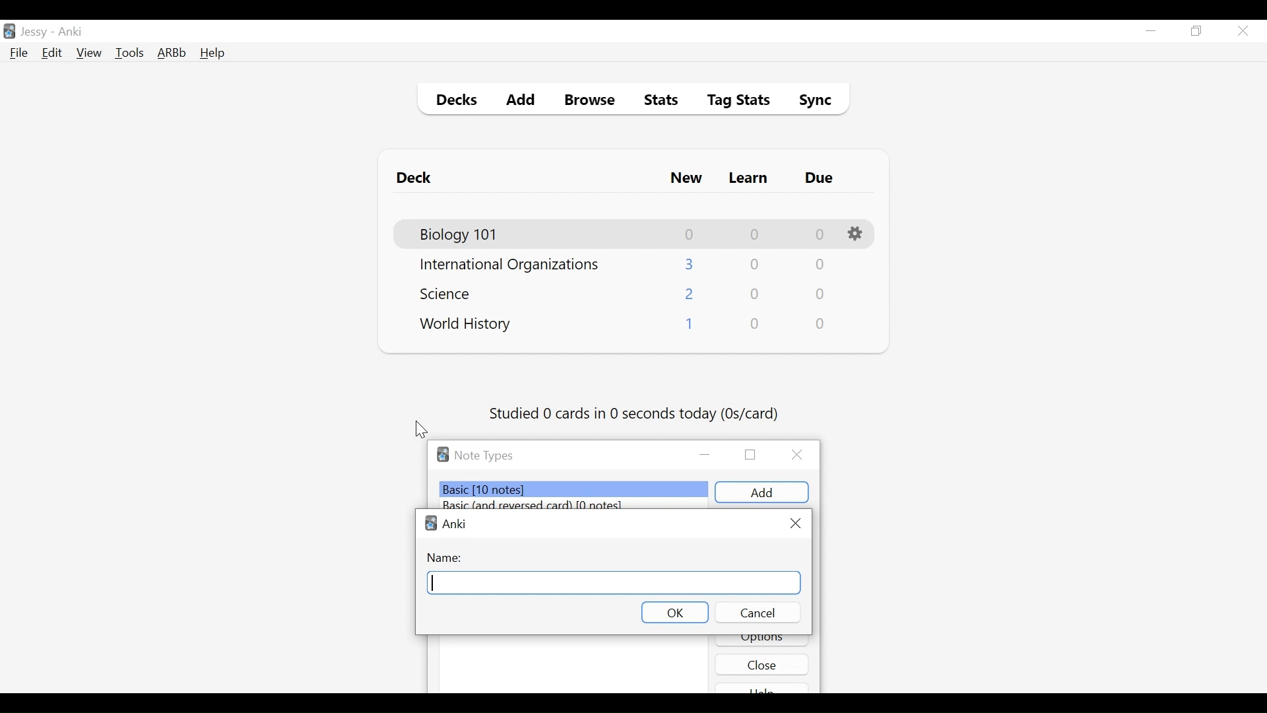 The width and height of the screenshot is (1267, 713). What do you see at coordinates (443, 454) in the screenshot?
I see `Software logo` at bounding box center [443, 454].